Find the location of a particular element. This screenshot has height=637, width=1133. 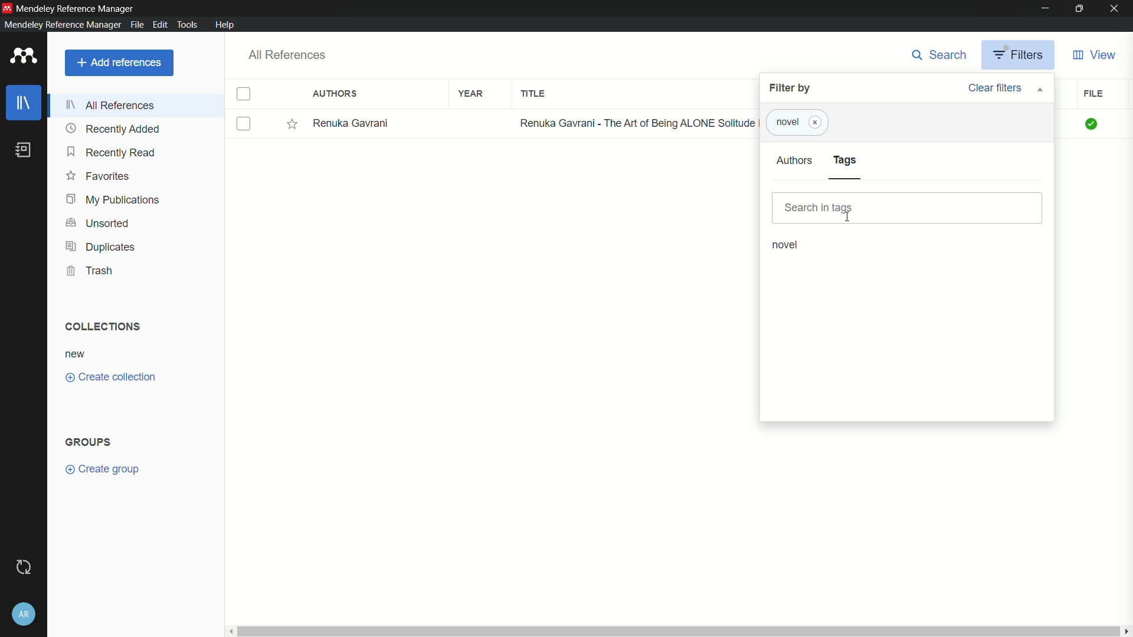

check box is located at coordinates (245, 124).